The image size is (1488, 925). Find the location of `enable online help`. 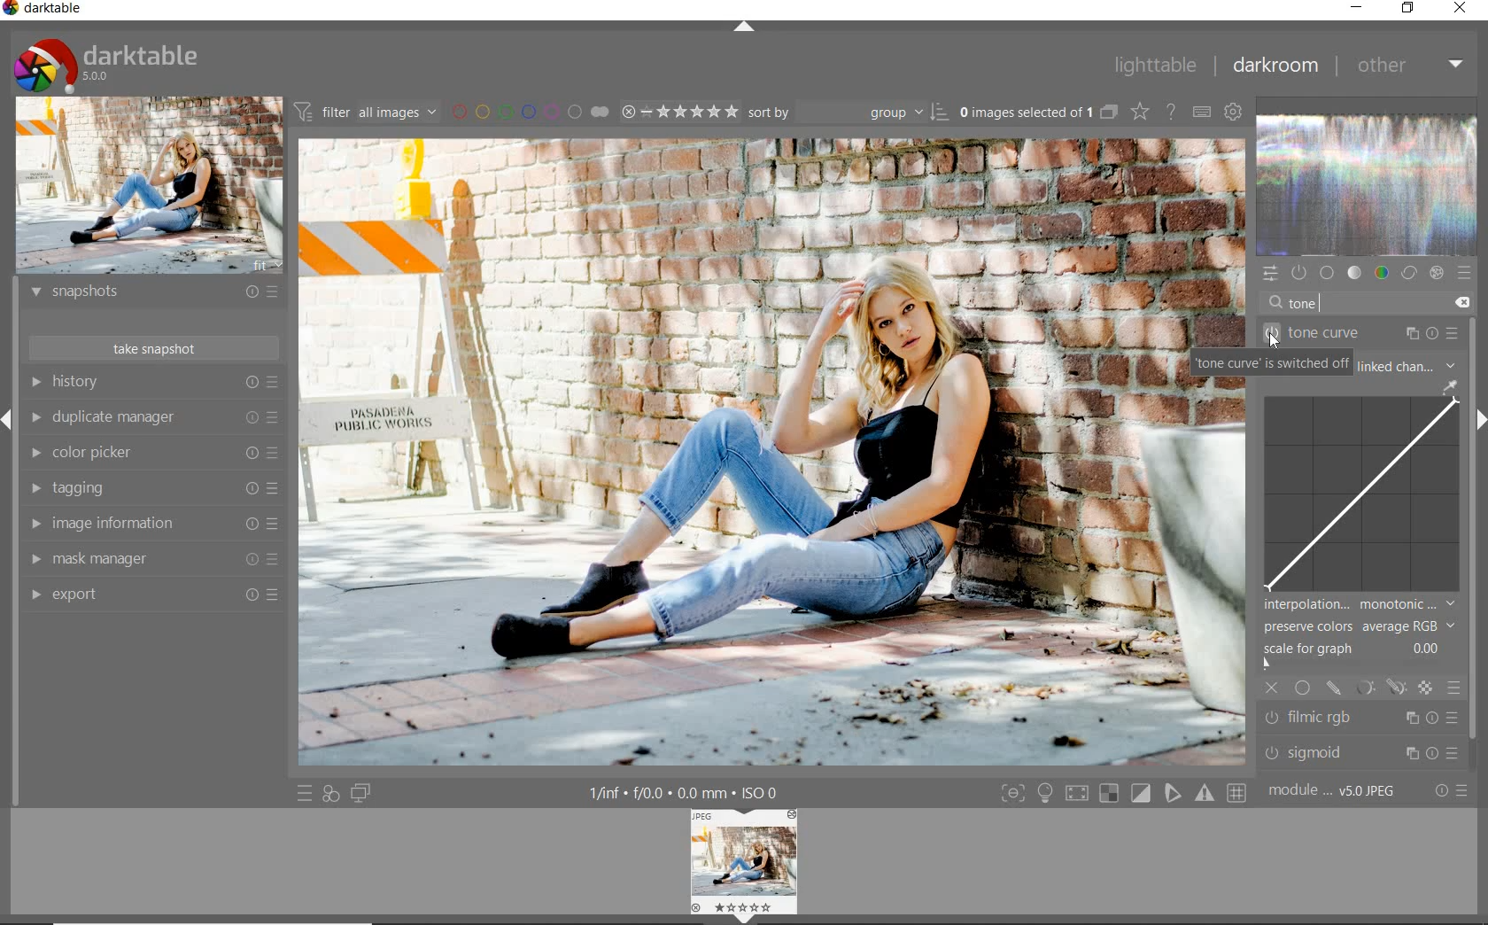

enable online help is located at coordinates (1172, 113).